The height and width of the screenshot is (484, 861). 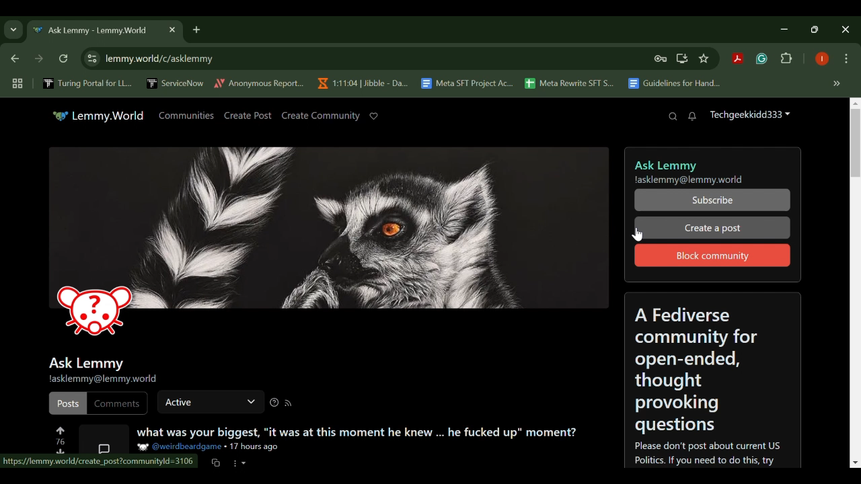 What do you see at coordinates (374, 116) in the screenshot?
I see `Donate to Lemmy` at bounding box center [374, 116].